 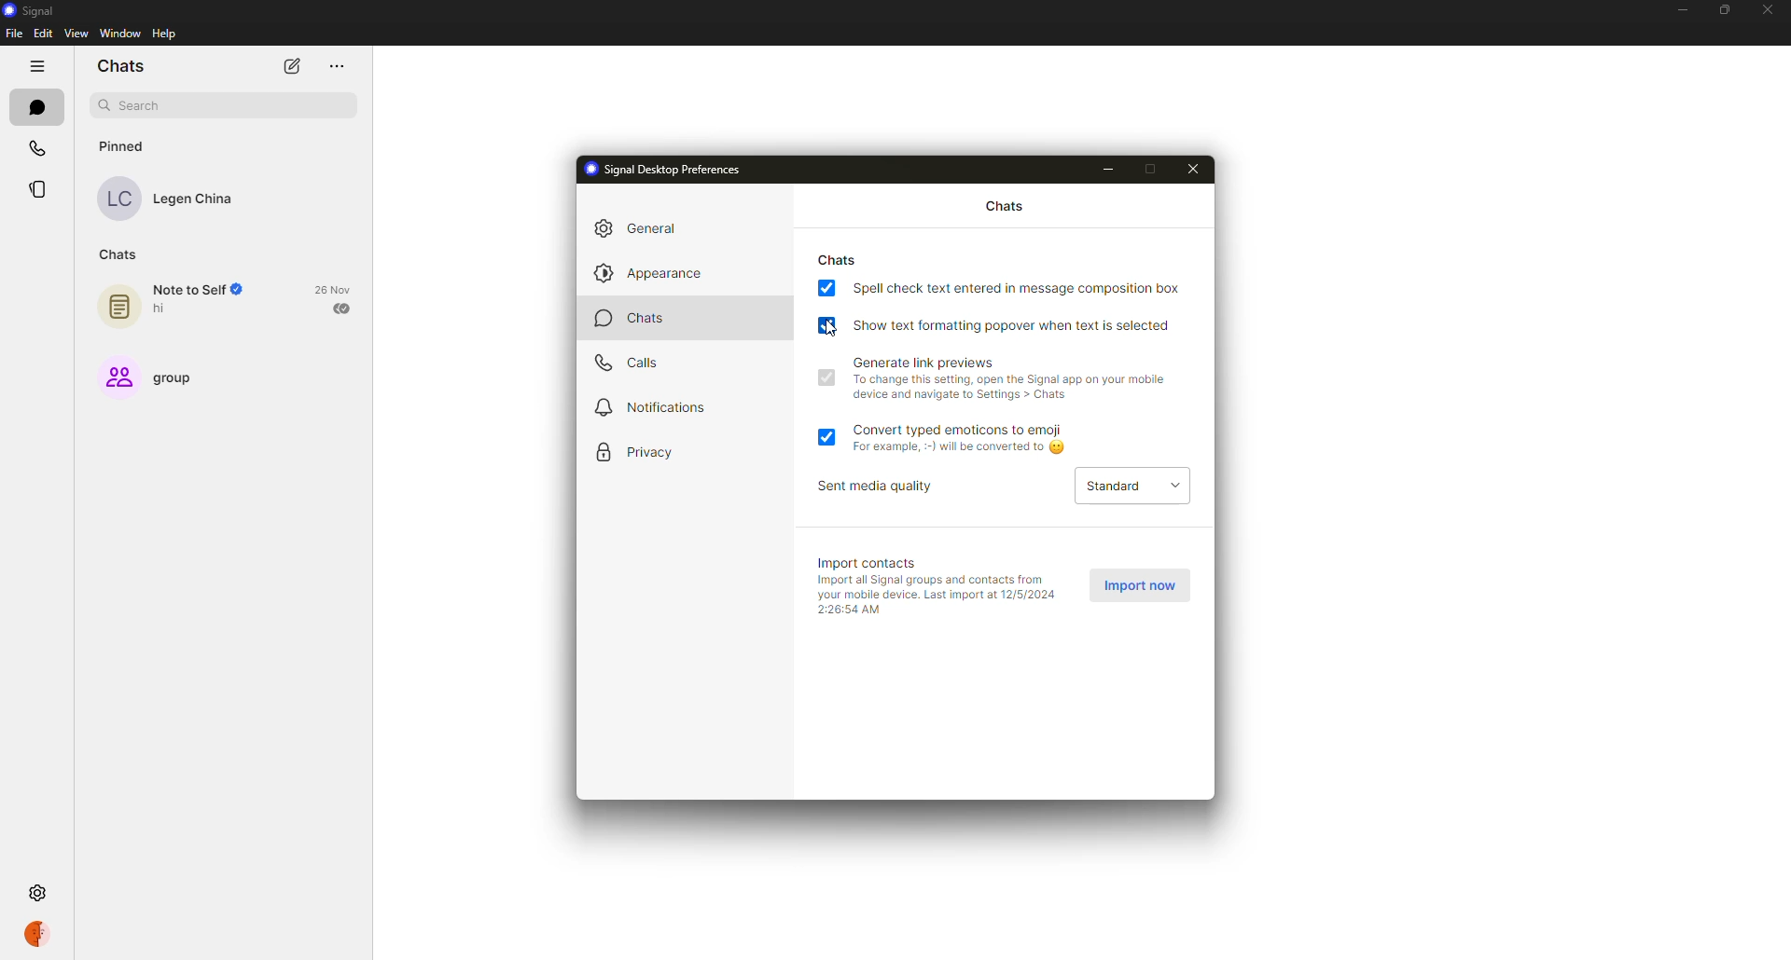 I want to click on appearance, so click(x=647, y=274).